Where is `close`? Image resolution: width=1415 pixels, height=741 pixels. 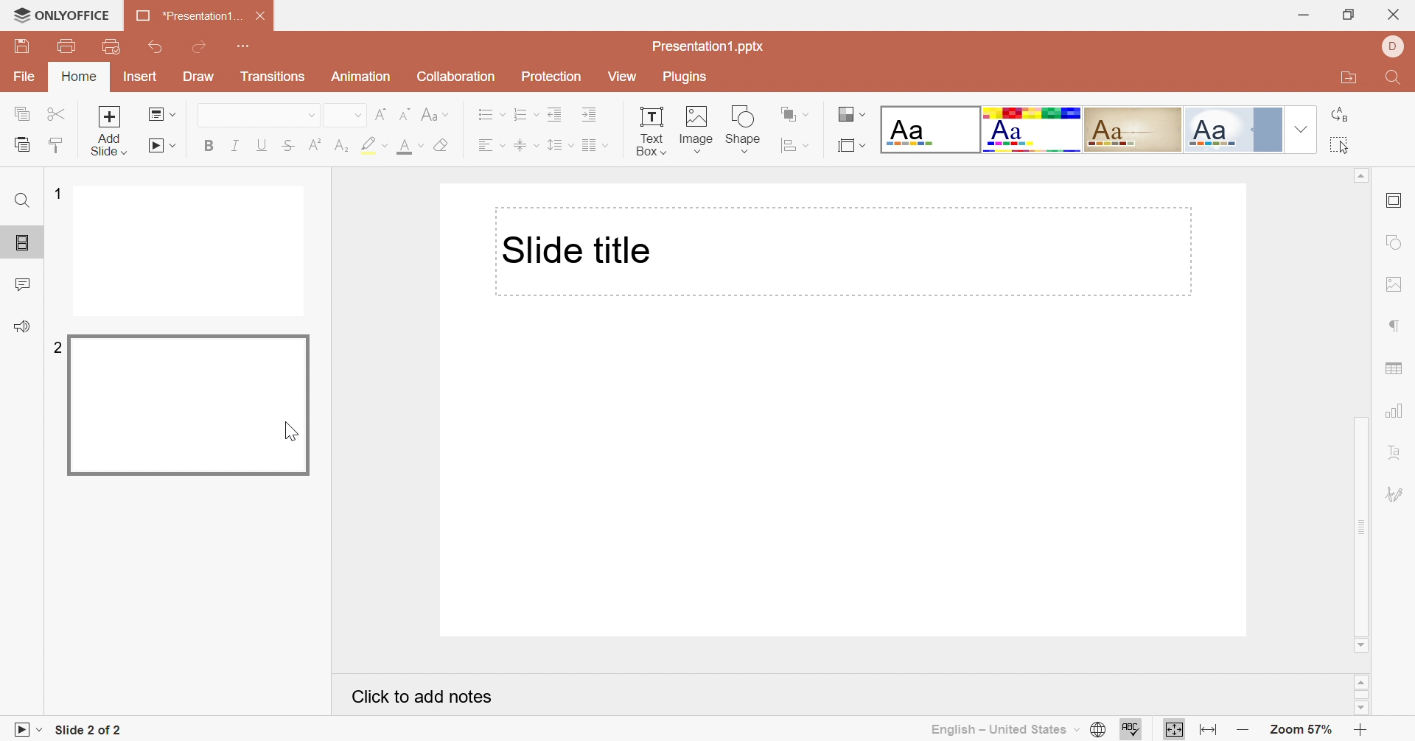 close is located at coordinates (1392, 15).